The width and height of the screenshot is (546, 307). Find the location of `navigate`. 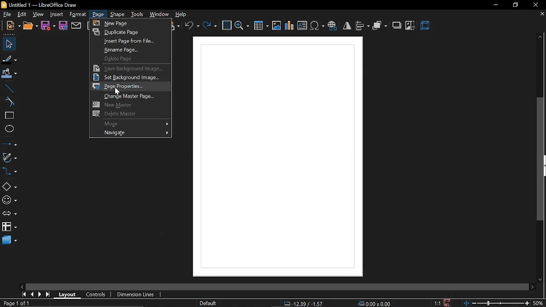

navigate is located at coordinates (131, 134).